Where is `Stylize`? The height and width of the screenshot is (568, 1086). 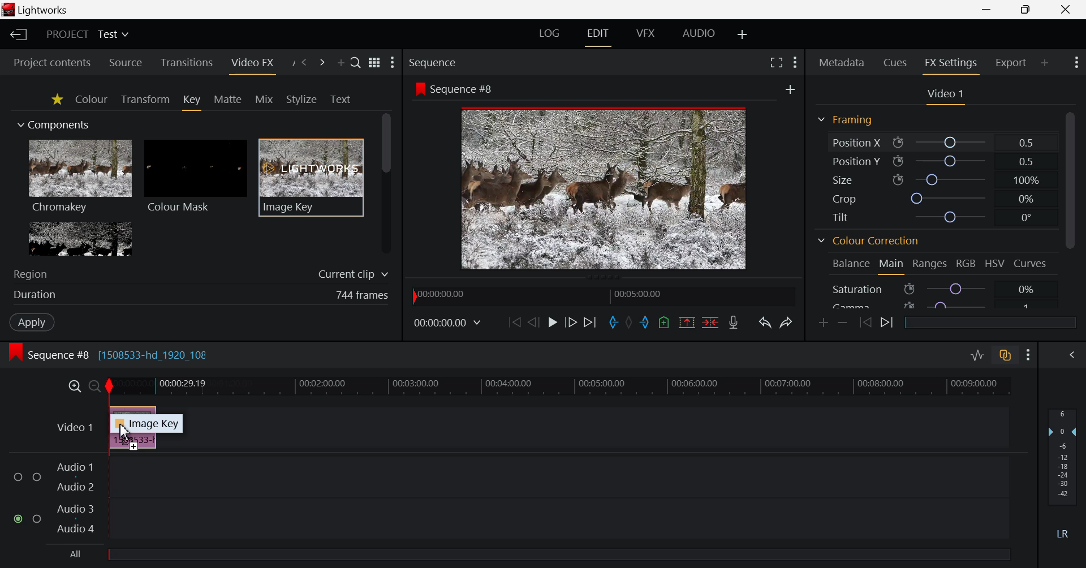 Stylize is located at coordinates (301, 98).